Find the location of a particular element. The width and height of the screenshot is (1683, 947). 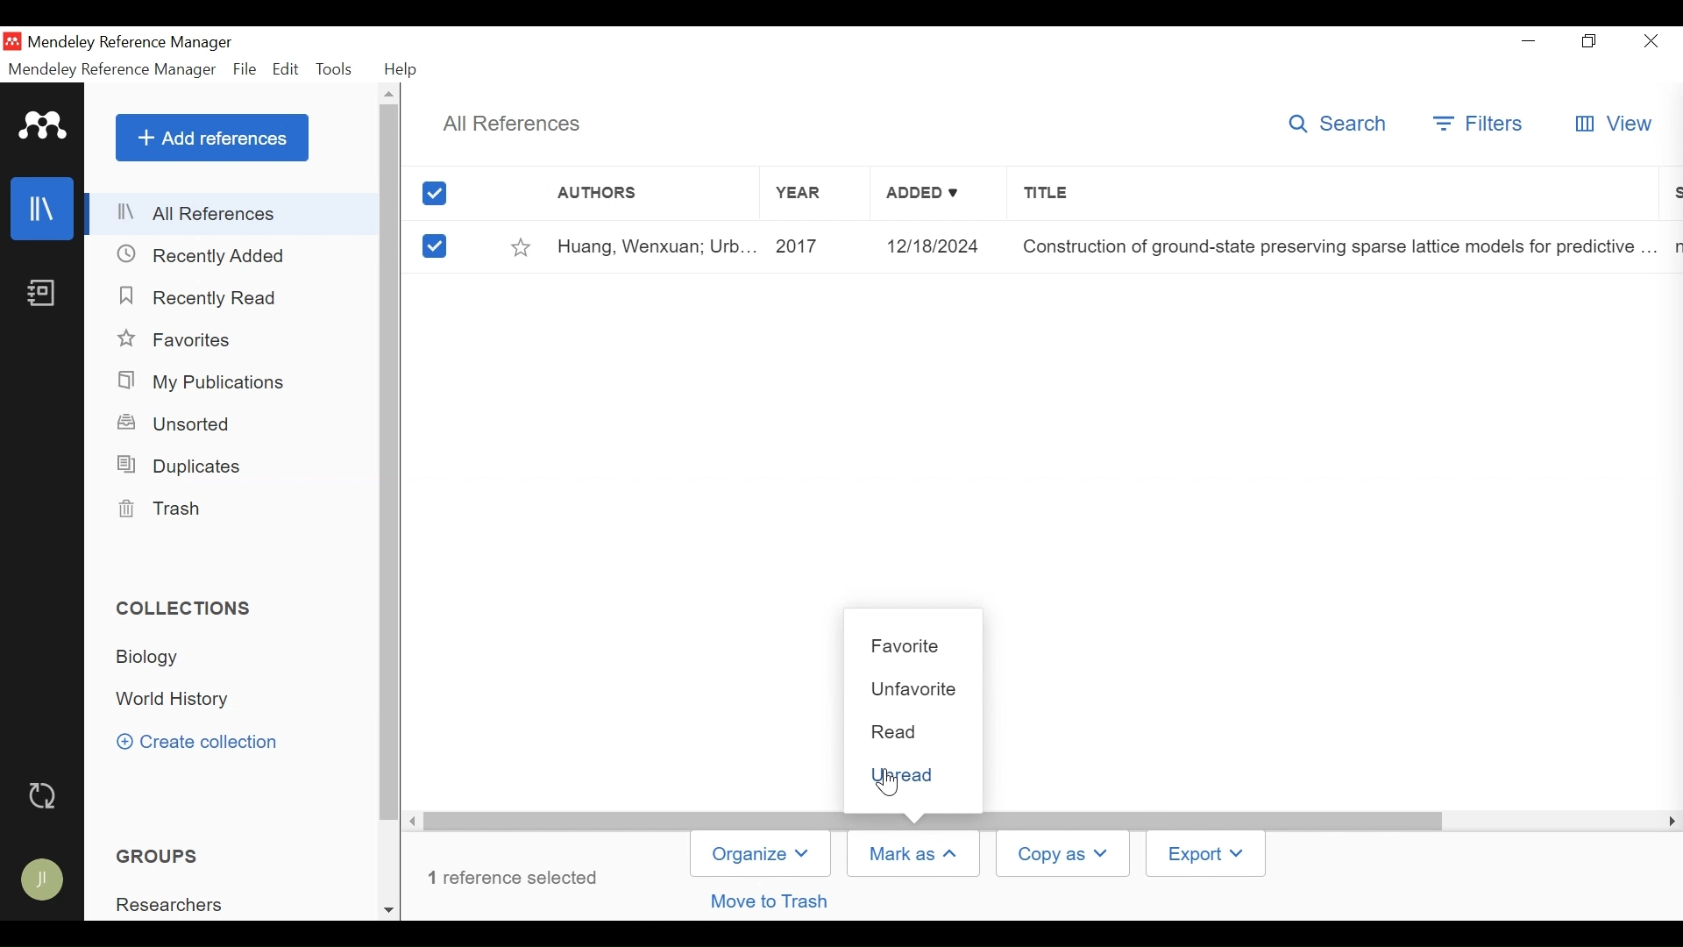

Group is located at coordinates (181, 904).